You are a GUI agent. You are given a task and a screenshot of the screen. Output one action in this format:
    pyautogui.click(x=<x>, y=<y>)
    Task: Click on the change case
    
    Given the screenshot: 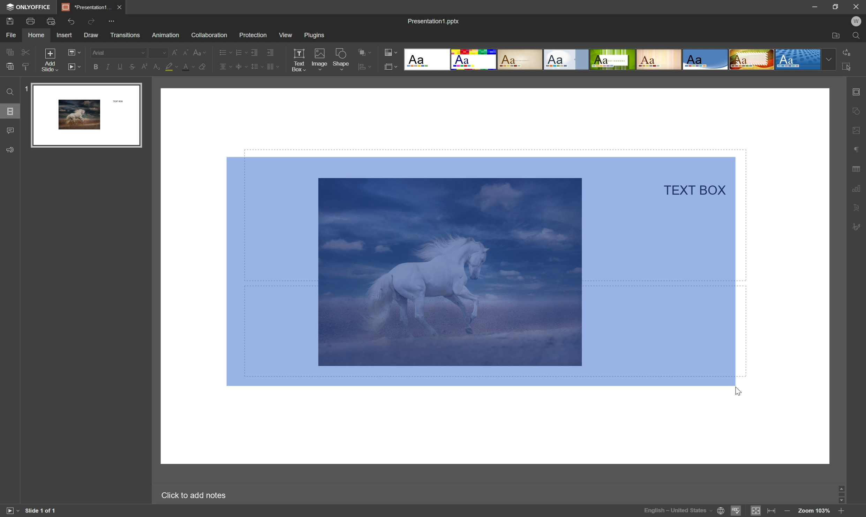 What is the action you would take?
    pyautogui.click(x=201, y=52)
    